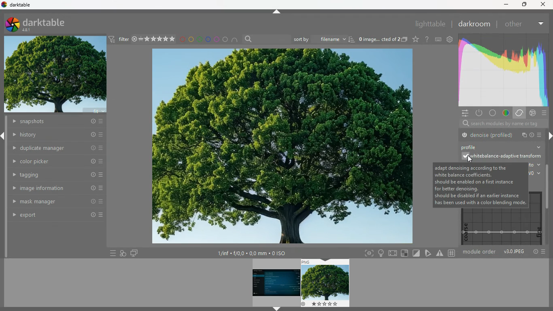 This screenshot has width=553, height=311. Describe the element at coordinates (506, 113) in the screenshot. I see `color` at that location.